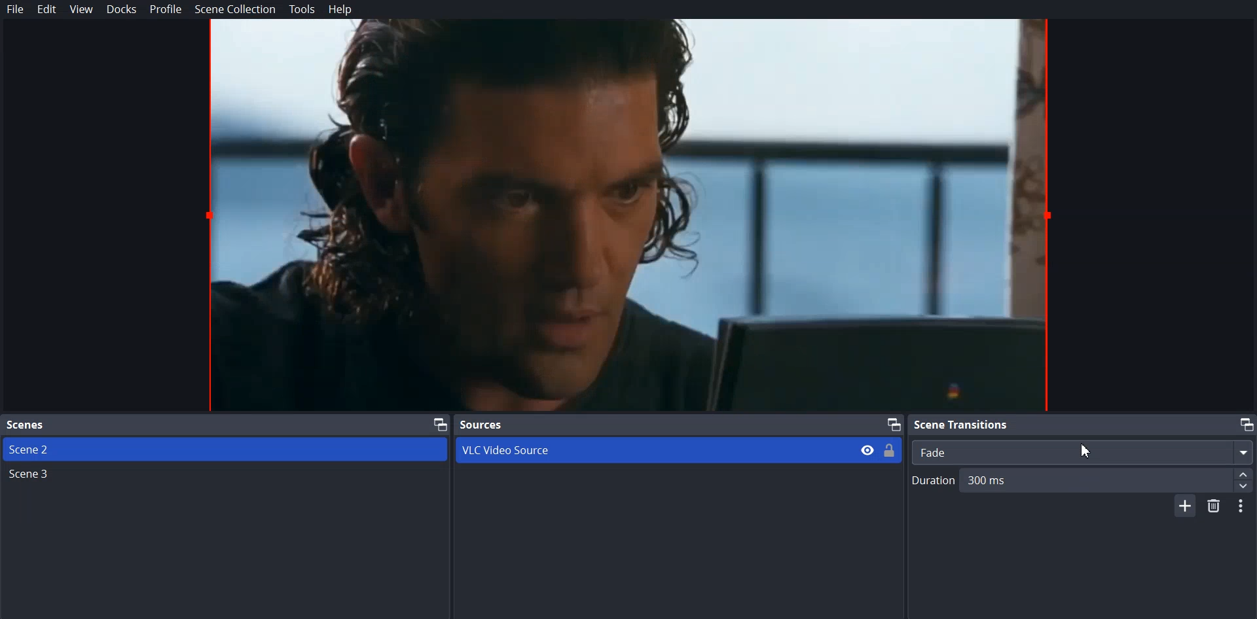 Image resolution: width=1257 pixels, height=619 pixels. What do you see at coordinates (225, 425) in the screenshot?
I see `Scene` at bounding box center [225, 425].